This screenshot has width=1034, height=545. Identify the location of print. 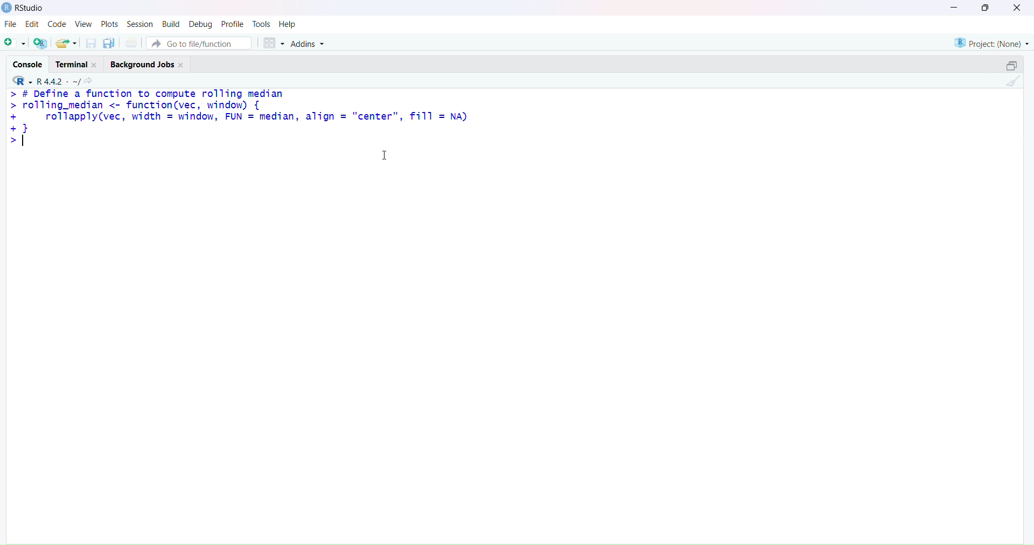
(131, 43).